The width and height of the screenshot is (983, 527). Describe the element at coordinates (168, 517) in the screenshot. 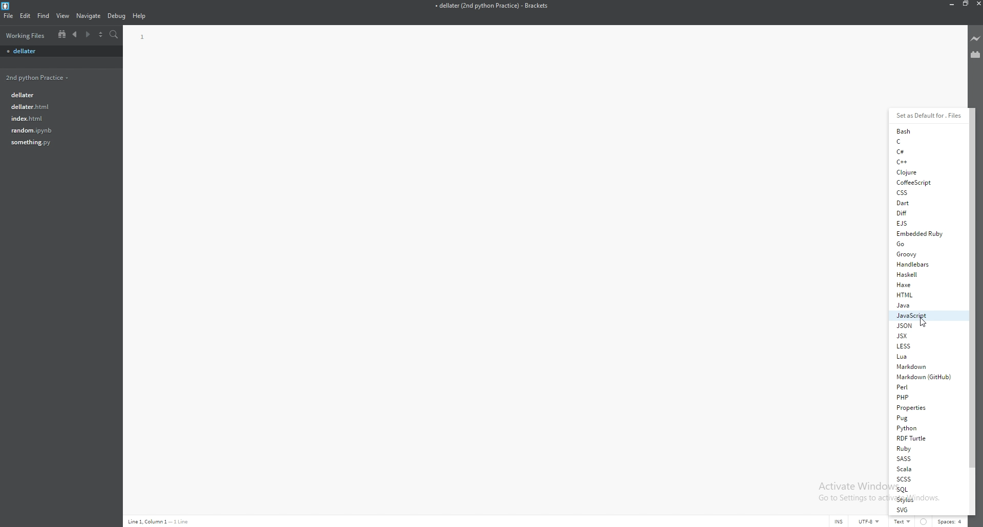

I see `description` at that location.